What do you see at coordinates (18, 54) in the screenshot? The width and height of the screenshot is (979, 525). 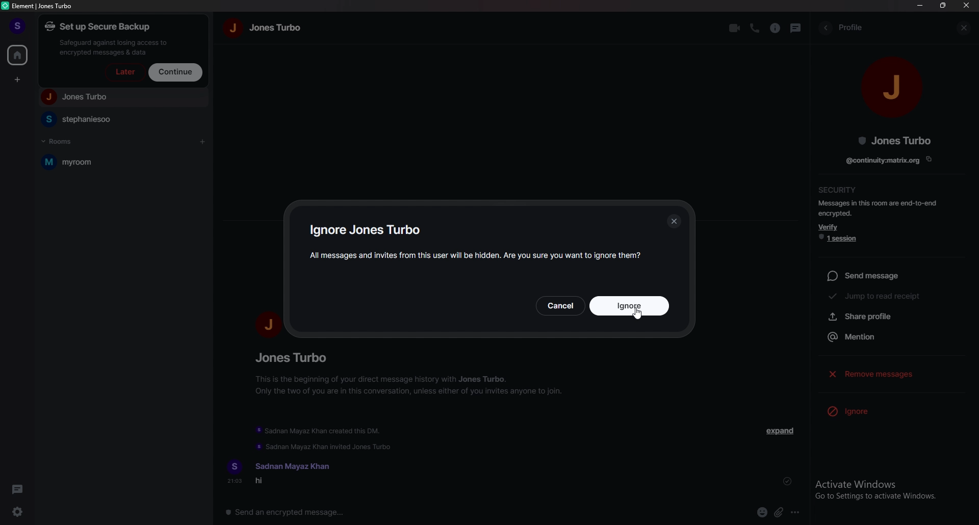 I see `home` at bounding box center [18, 54].